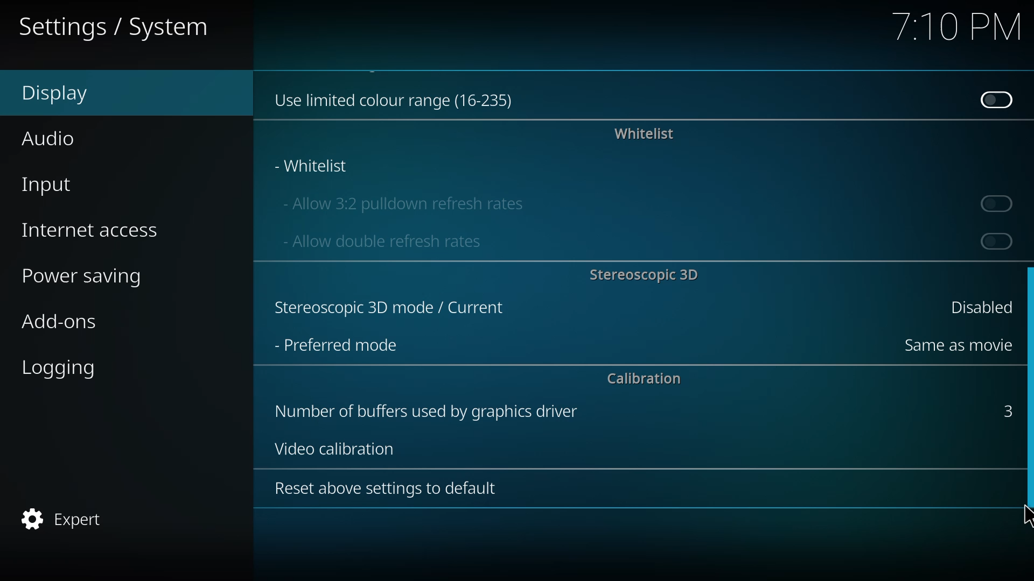 This screenshot has height=581, width=1034. What do you see at coordinates (313, 166) in the screenshot?
I see `whitelist` at bounding box center [313, 166].